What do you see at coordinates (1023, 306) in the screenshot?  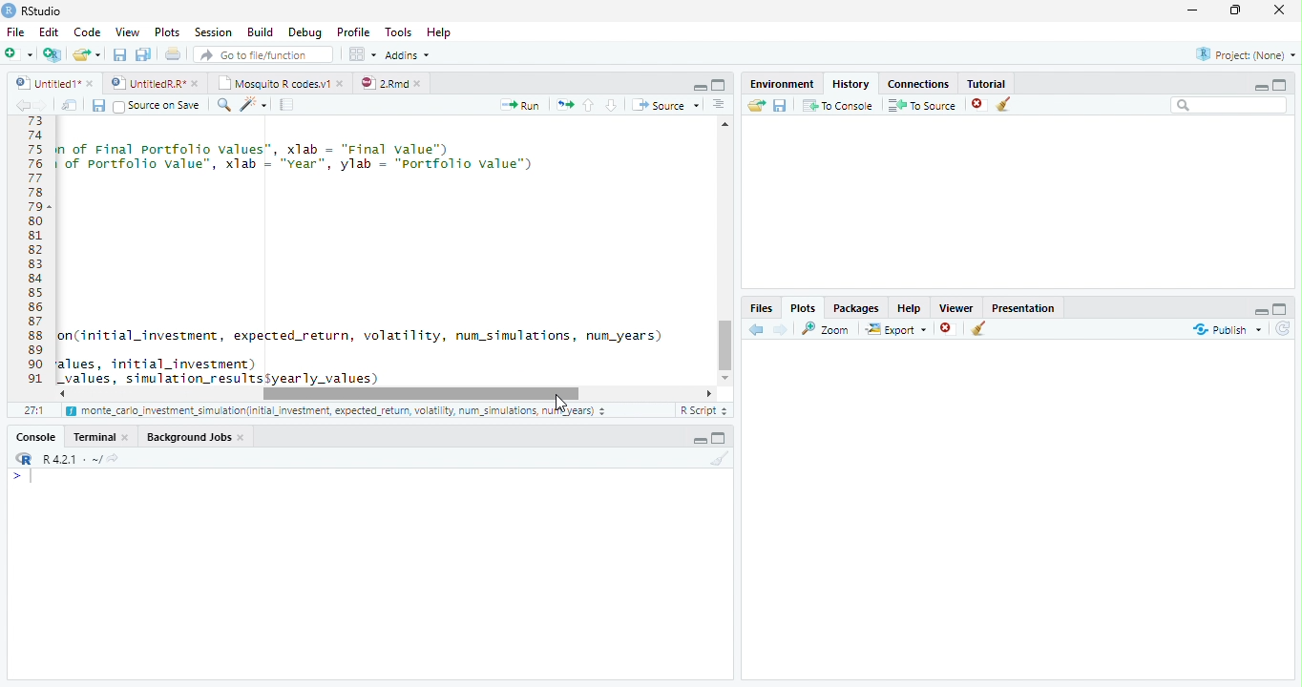 I see `Presentation` at bounding box center [1023, 306].